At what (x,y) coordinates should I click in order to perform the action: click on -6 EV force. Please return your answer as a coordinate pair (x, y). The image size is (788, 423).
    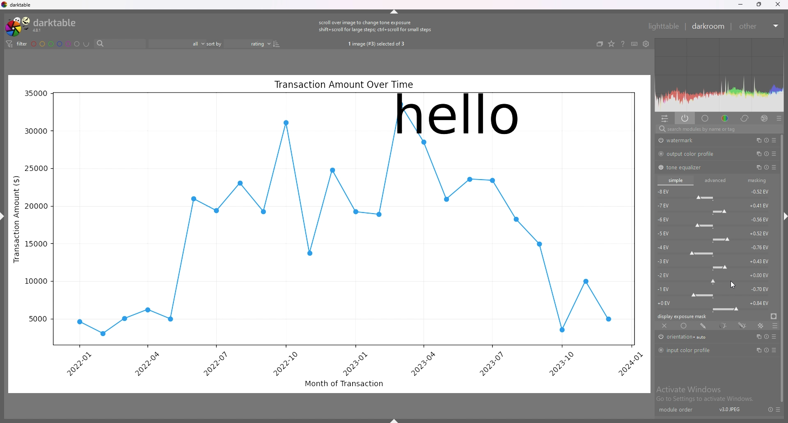
    Looking at the image, I should click on (715, 222).